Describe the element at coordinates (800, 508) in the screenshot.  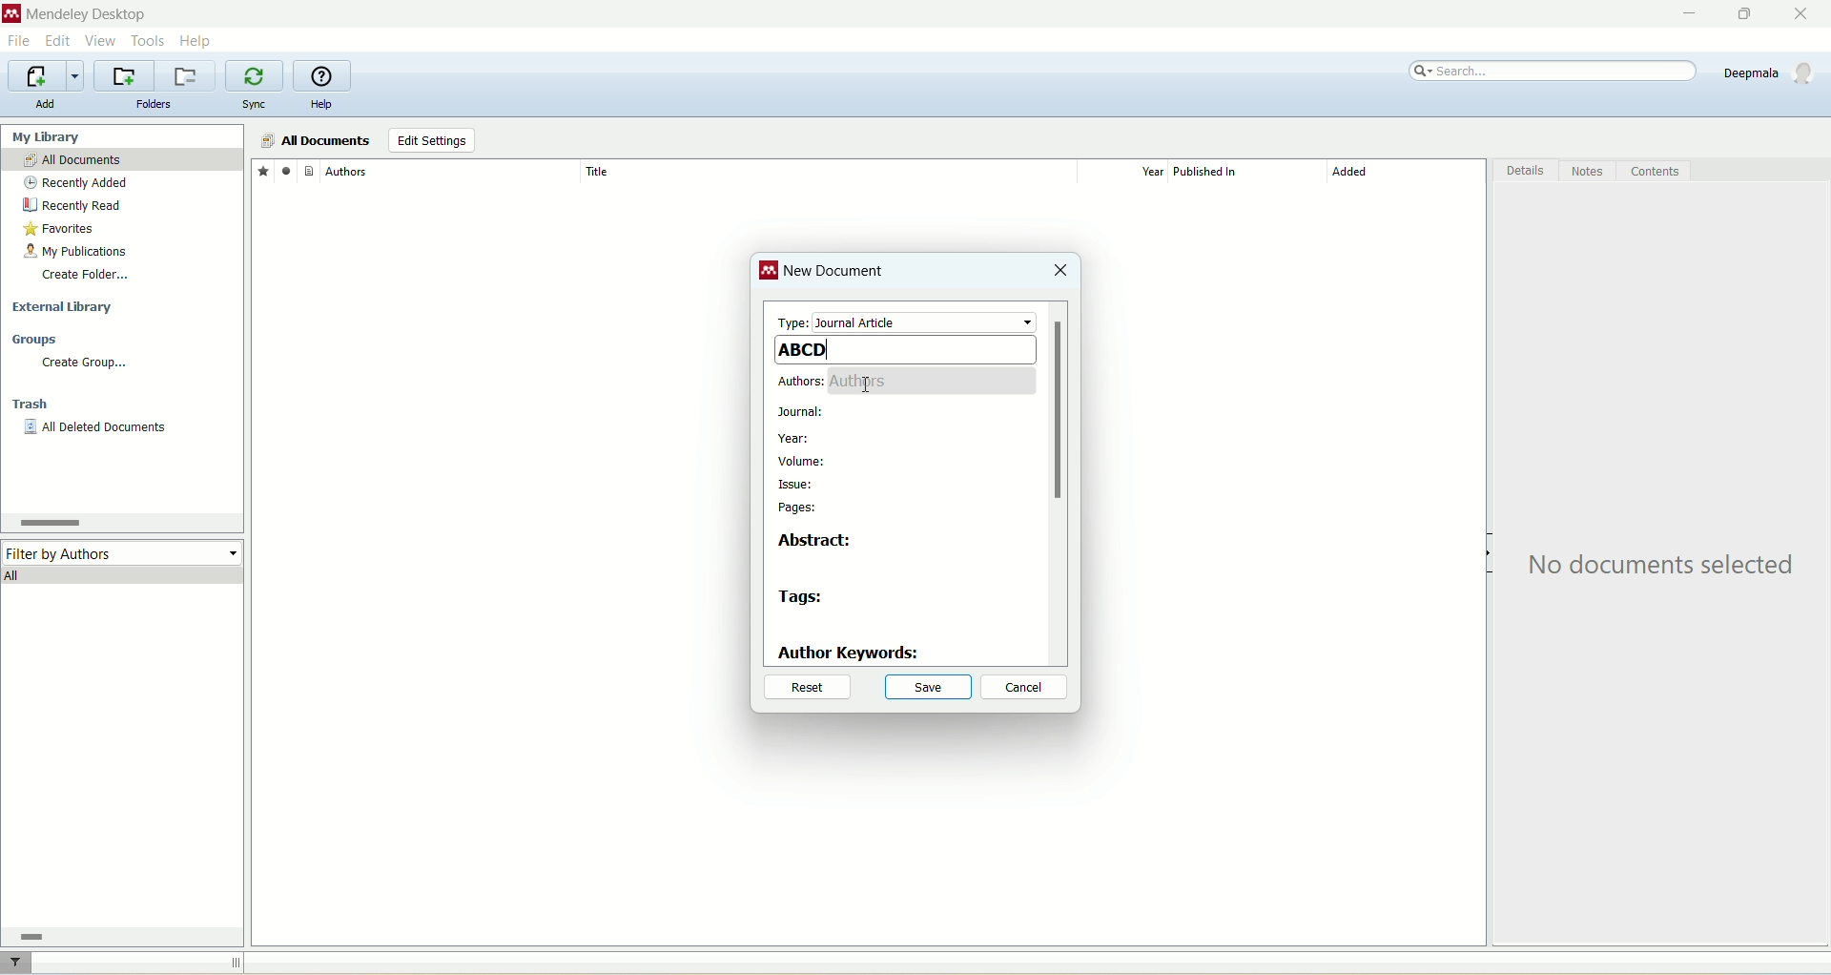
I see `pages` at that location.